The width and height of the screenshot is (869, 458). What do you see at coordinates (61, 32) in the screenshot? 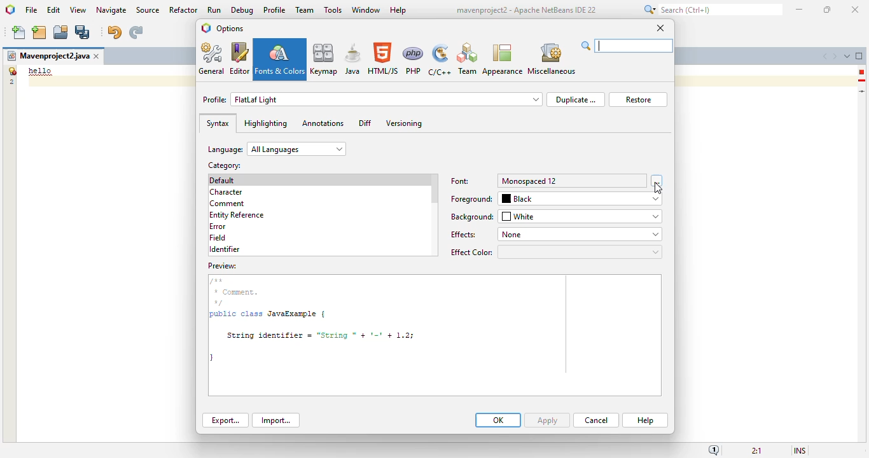
I see `open project` at bounding box center [61, 32].